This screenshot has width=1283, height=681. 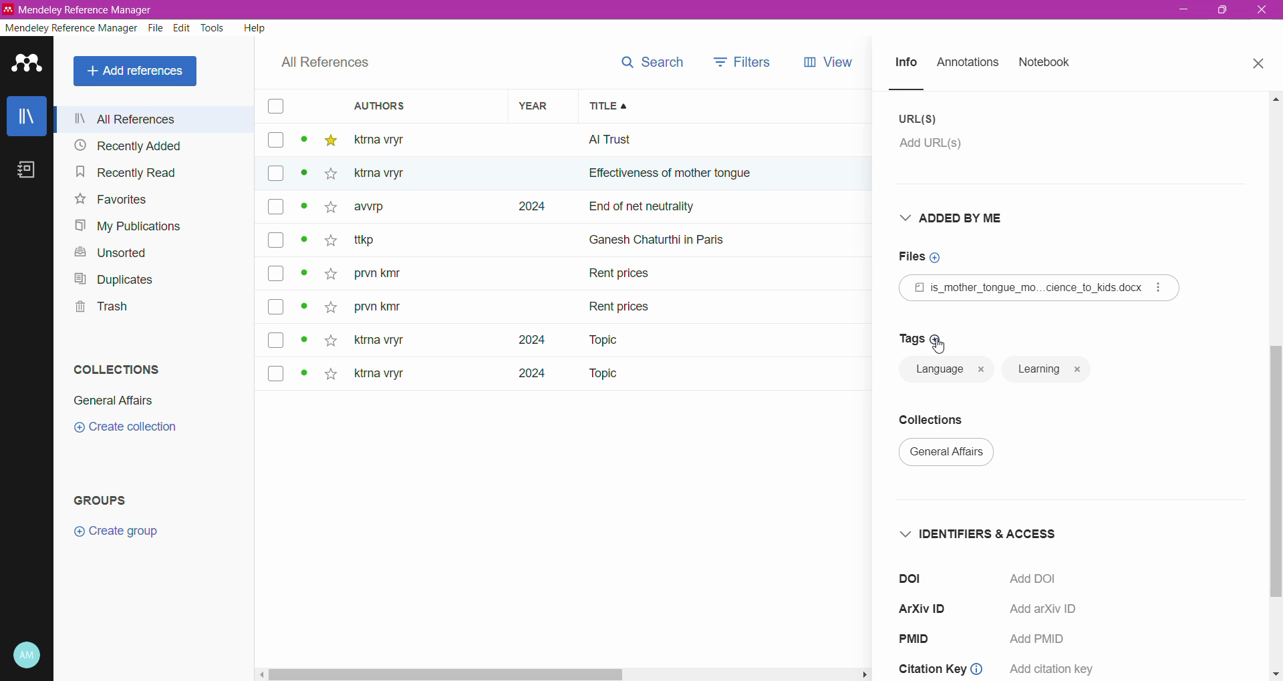 What do you see at coordinates (621, 304) in the screenshot?
I see `rent prices ` at bounding box center [621, 304].